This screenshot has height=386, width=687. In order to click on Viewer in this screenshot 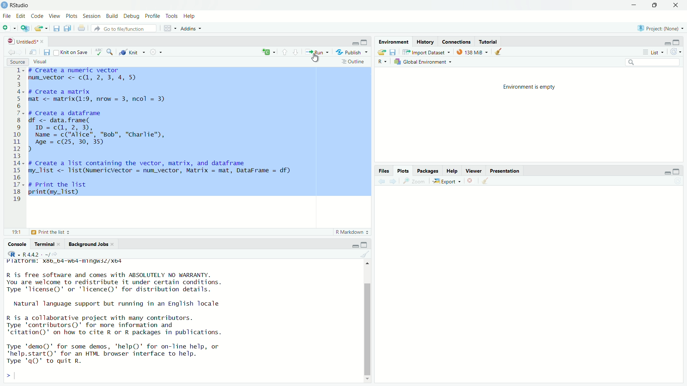, I will do `click(474, 170)`.